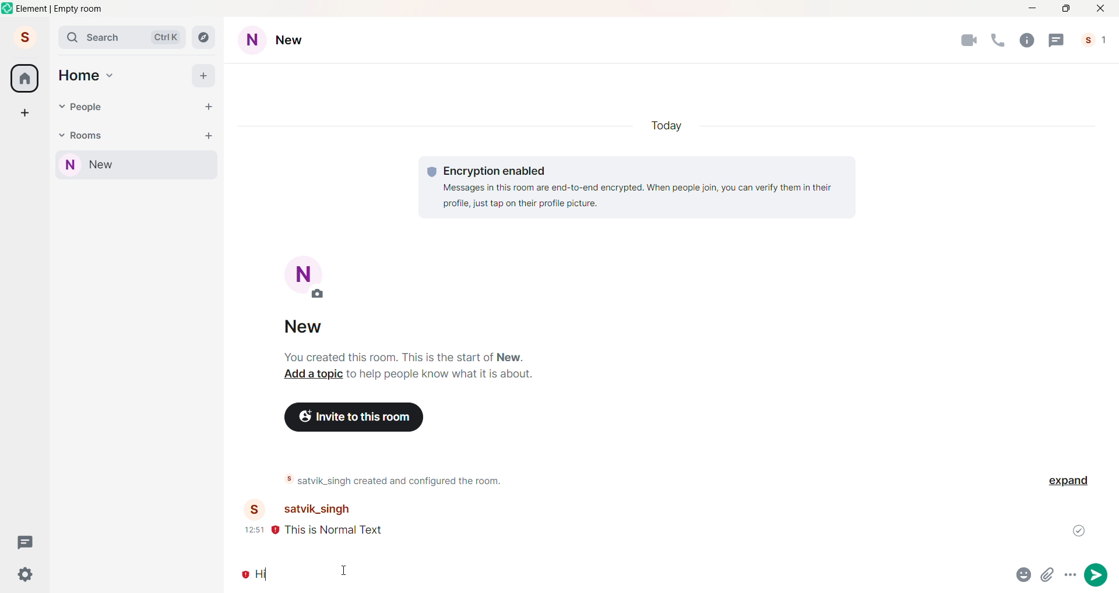  Describe the element at coordinates (1026, 40) in the screenshot. I see `Room Info` at that location.